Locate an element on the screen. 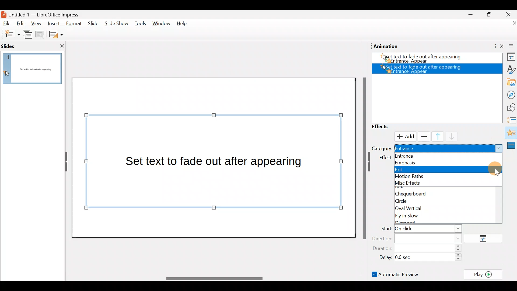 This screenshot has width=517, height=291. Master slides is located at coordinates (512, 145).